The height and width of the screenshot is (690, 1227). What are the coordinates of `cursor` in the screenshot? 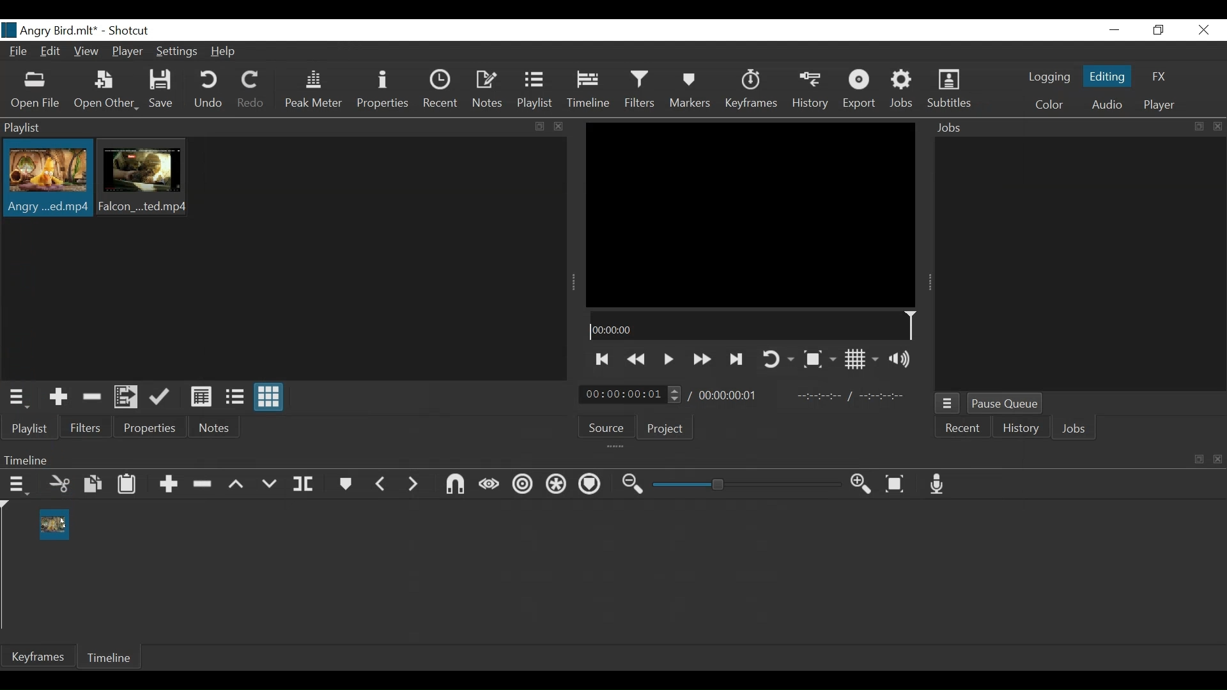 It's located at (65, 519).